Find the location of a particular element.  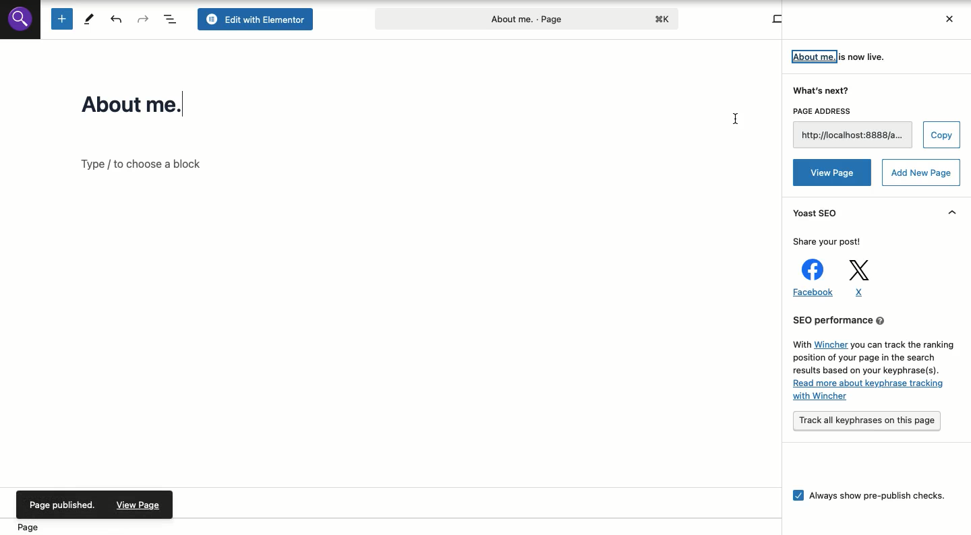

Document overview is located at coordinates (171, 19).